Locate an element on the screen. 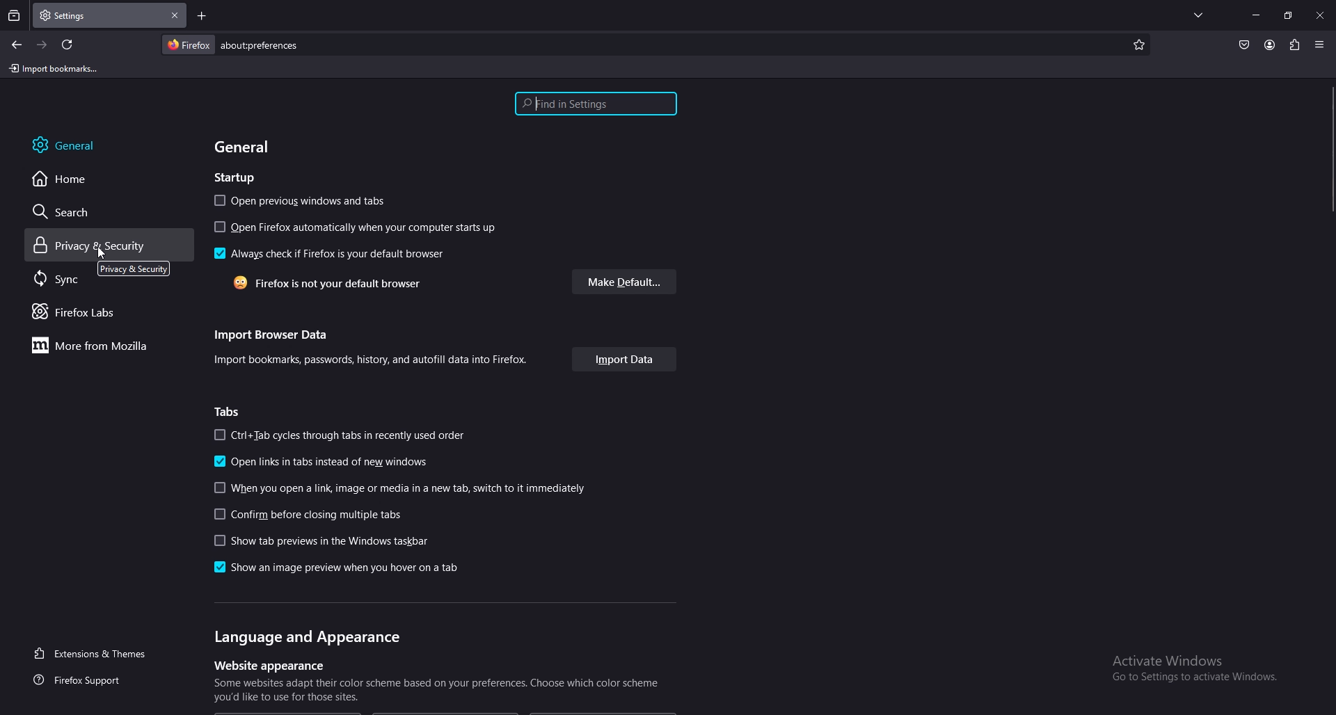  close tab is located at coordinates (175, 16).